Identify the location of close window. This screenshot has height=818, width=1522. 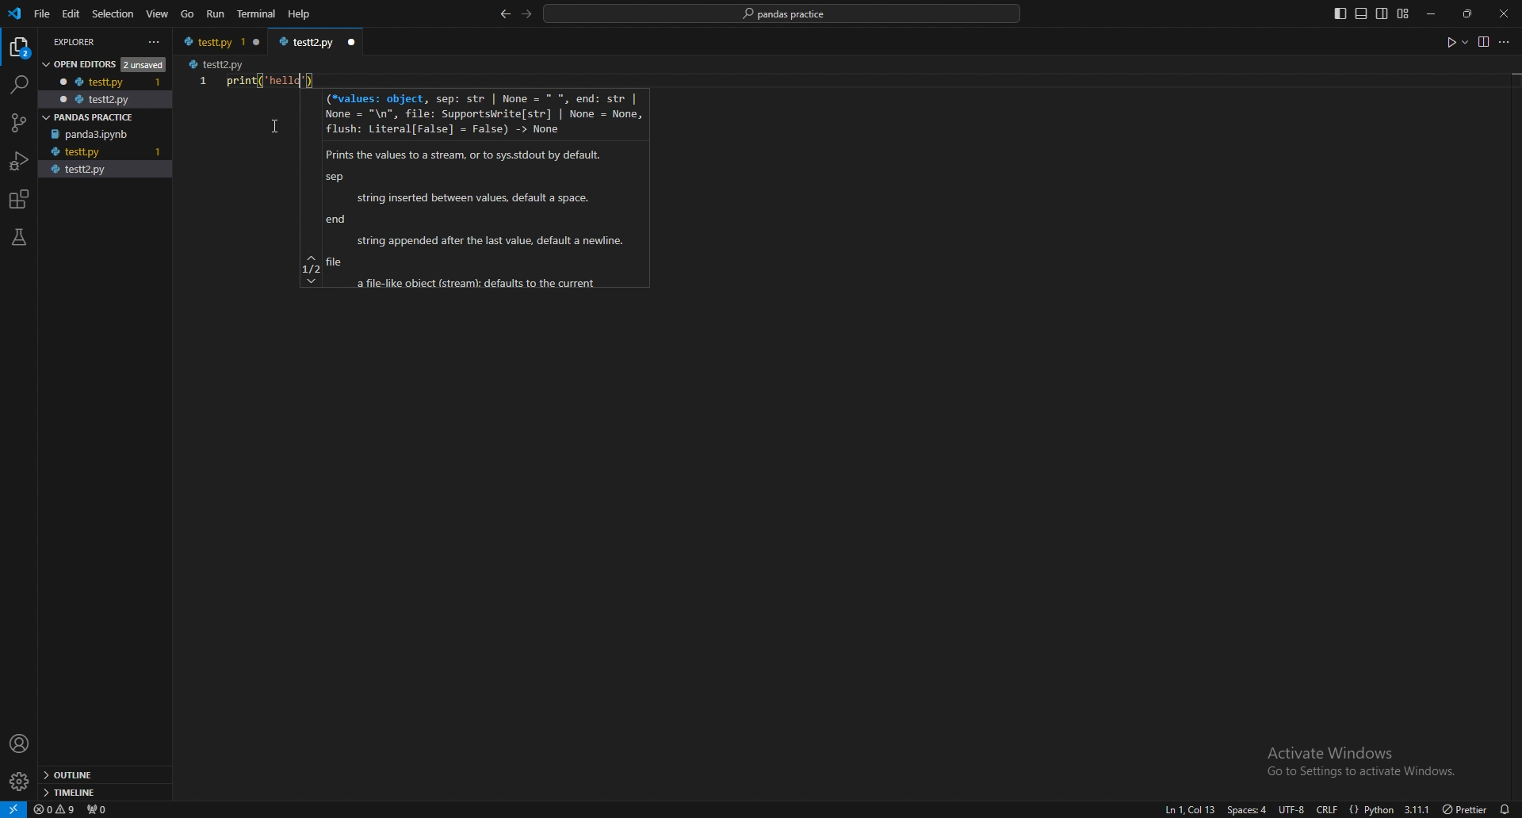
(352, 41).